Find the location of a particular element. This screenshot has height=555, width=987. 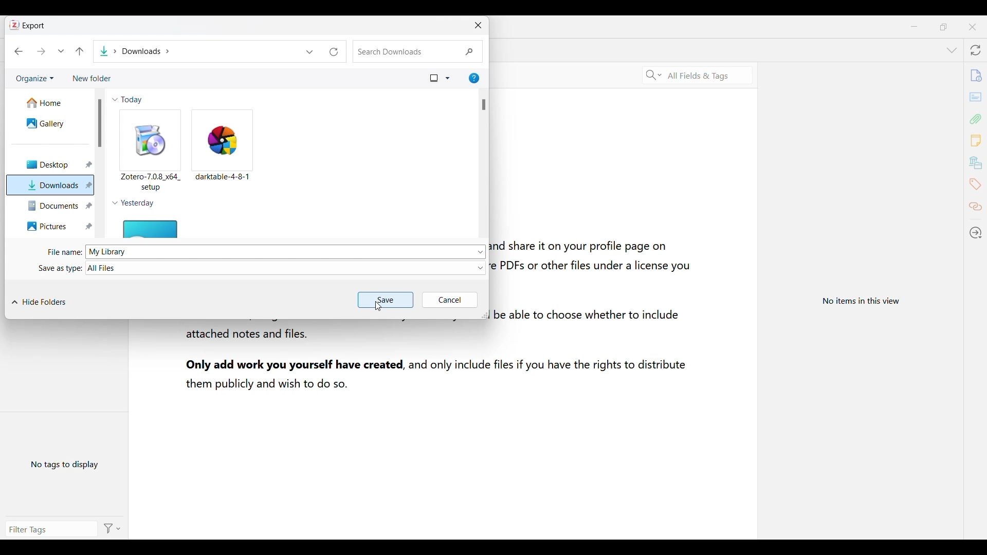

Related is located at coordinates (975, 208).